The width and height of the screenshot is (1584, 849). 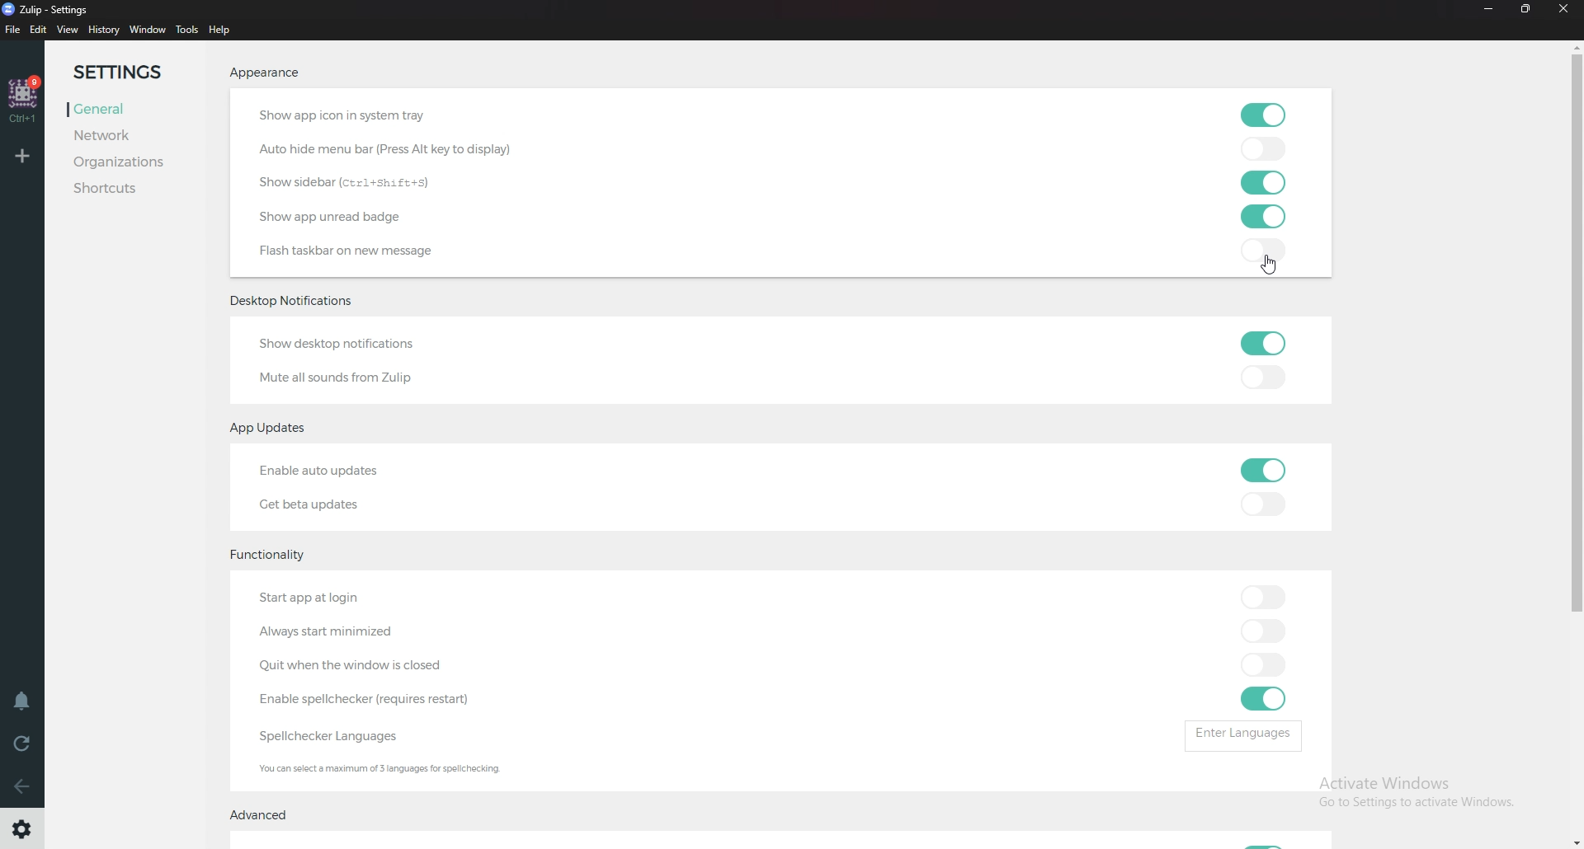 What do you see at coordinates (1260, 381) in the screenshot?
I see `toggle` at bounding box center [1260, 381].